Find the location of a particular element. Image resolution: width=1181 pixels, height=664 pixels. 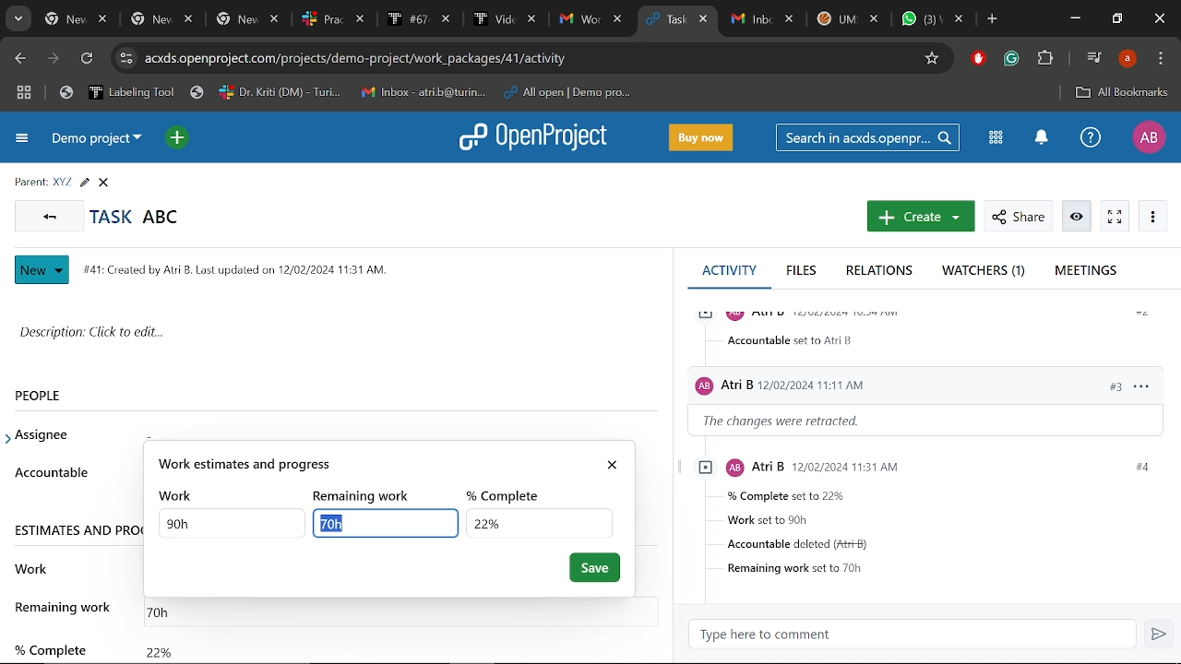

Current projrct is located at coordinates (99, 142).